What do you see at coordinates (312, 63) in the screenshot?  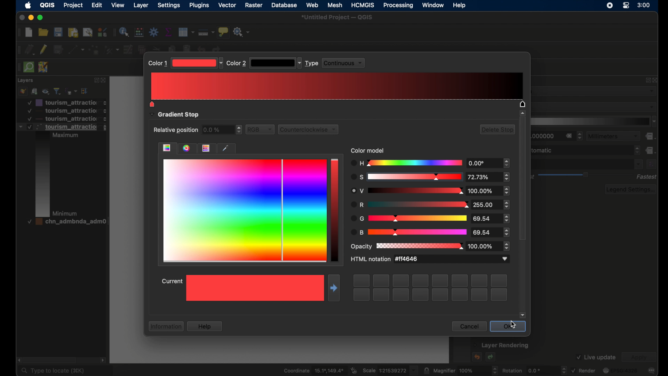 I see `type` at bounding box center [312, 63].